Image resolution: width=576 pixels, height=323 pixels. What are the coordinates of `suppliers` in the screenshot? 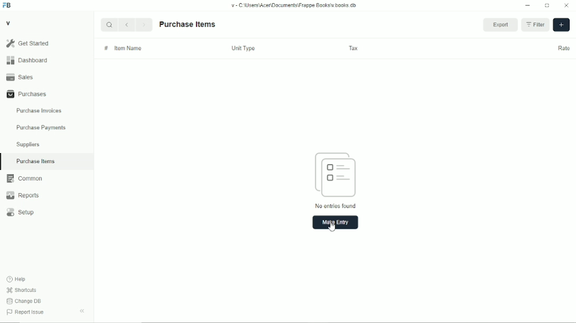 It's located at (28, 145).